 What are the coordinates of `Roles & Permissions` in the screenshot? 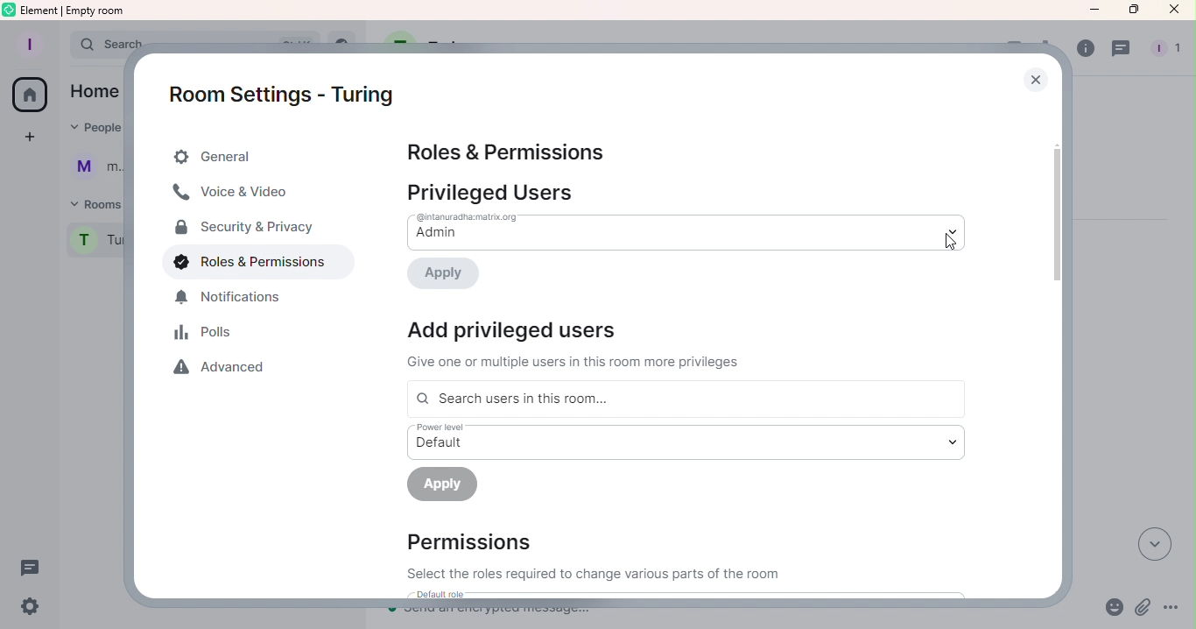 It's located at (244, 263).